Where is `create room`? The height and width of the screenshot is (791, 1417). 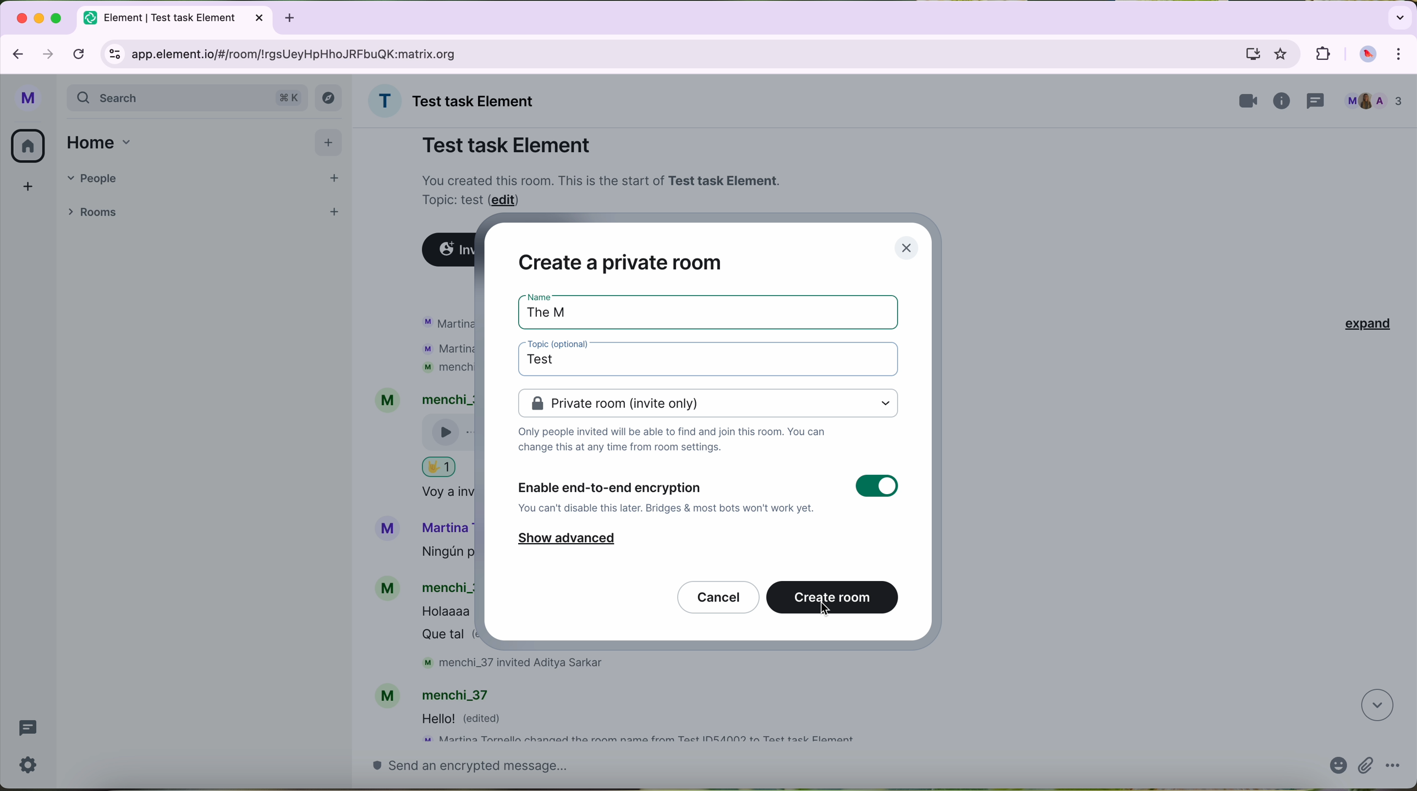
create room is located at coordinates (833, 596).